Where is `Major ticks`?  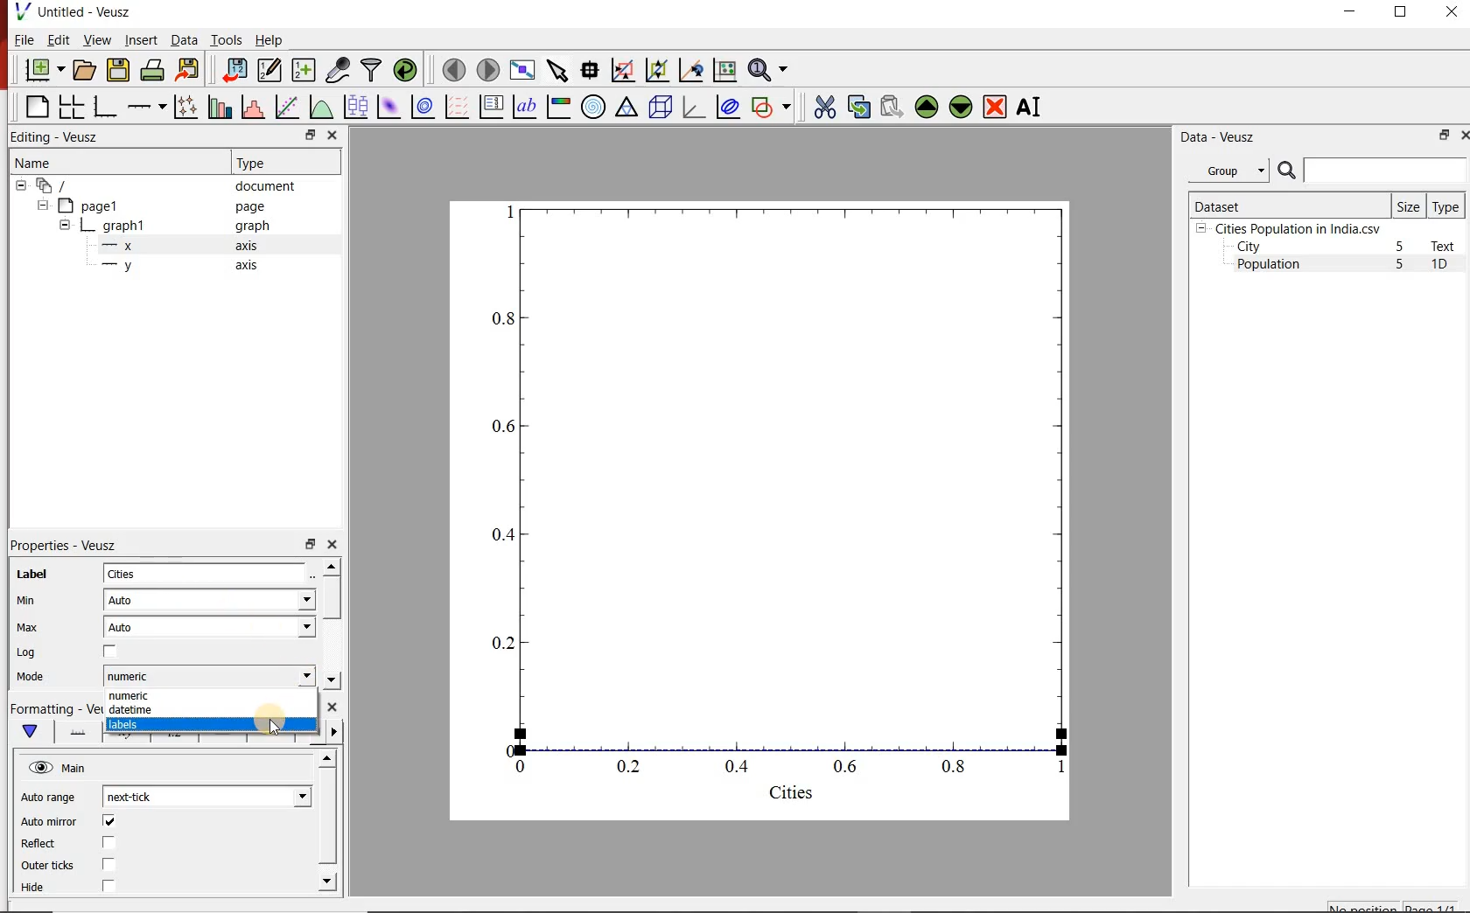 Major ticks is located at coordinates (217, 741).